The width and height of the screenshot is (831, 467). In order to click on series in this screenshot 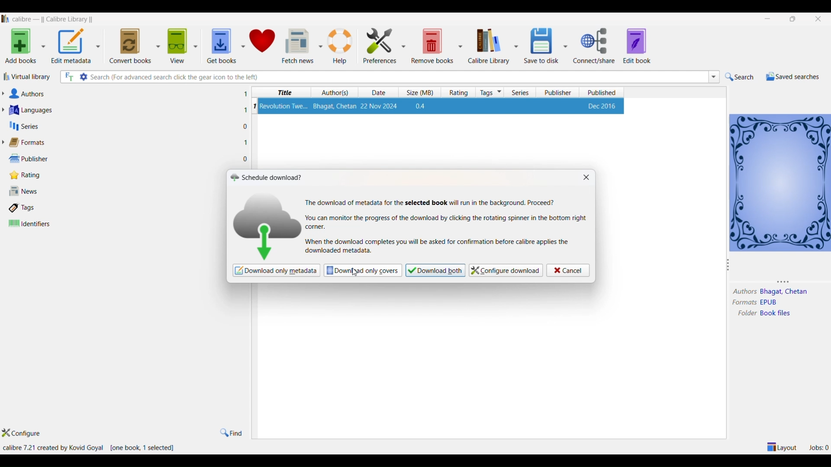, I will do `click(521, 93)`.